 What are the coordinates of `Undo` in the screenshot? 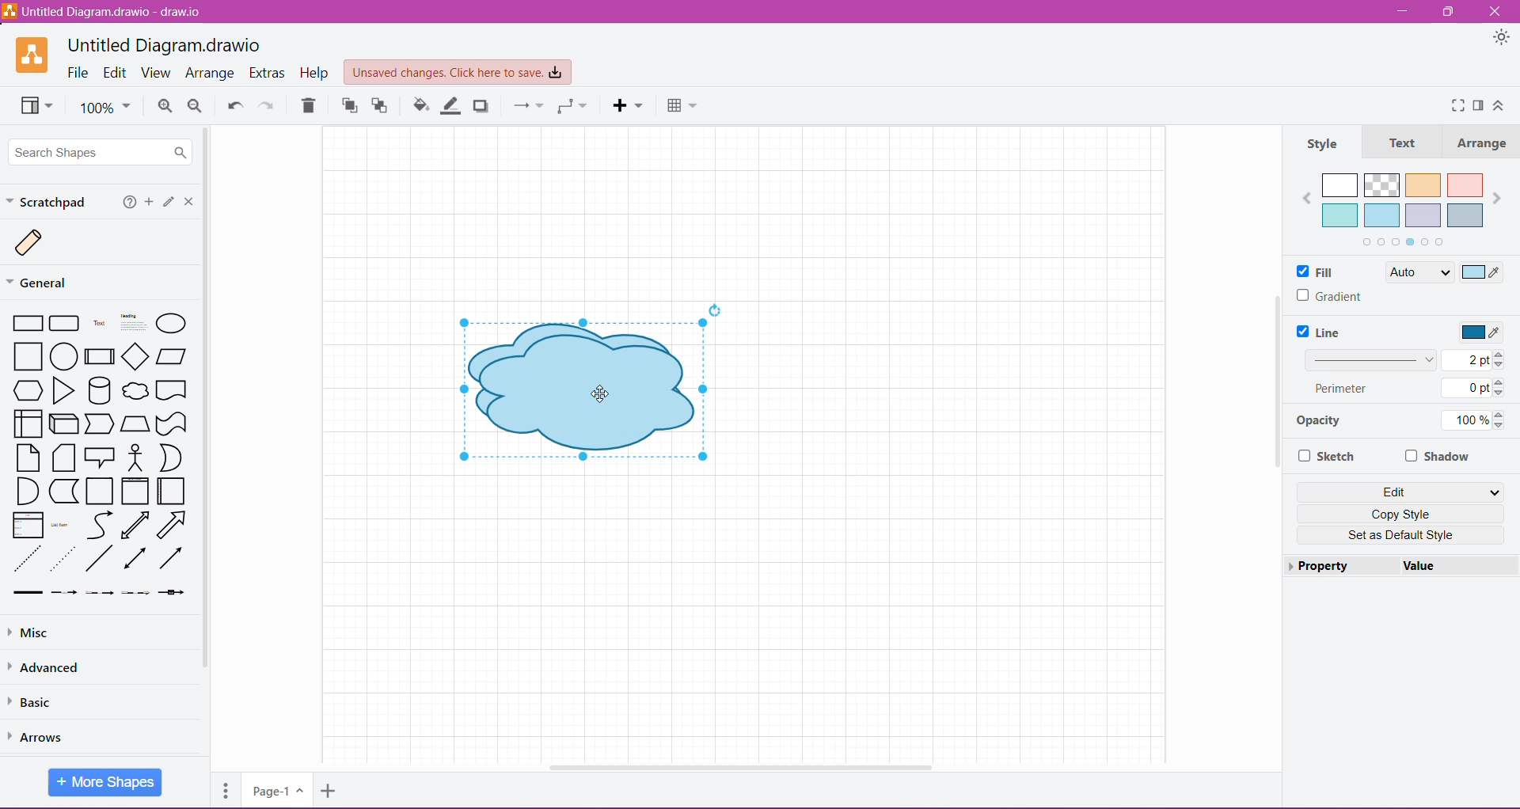 It's located at (235, 107).